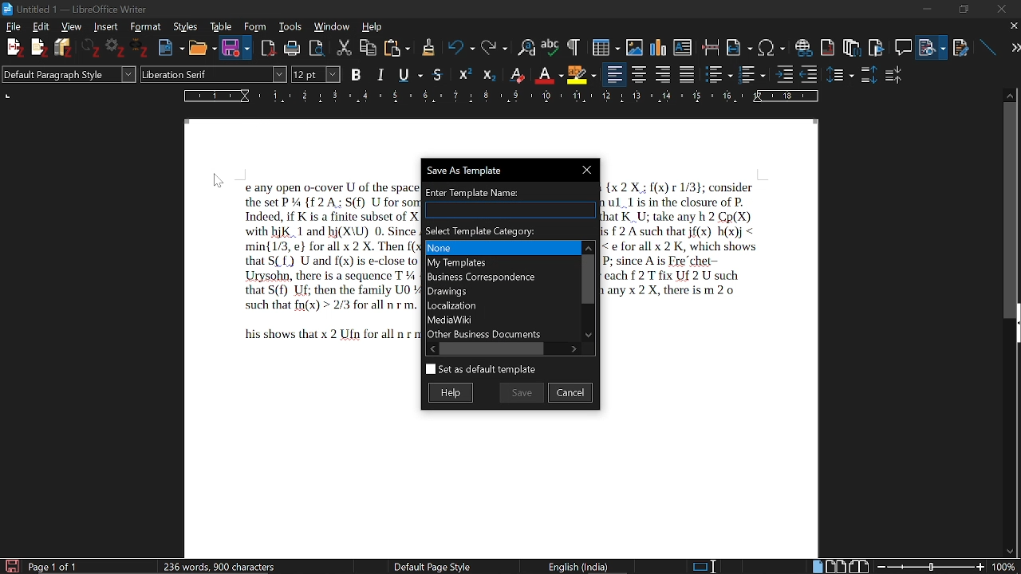 Image resolution: width=1021 pixels, height=574 pixels. Describe the element at coordinates (753, 73) in the screenshot. I see `toggle ordered lists` at that location.